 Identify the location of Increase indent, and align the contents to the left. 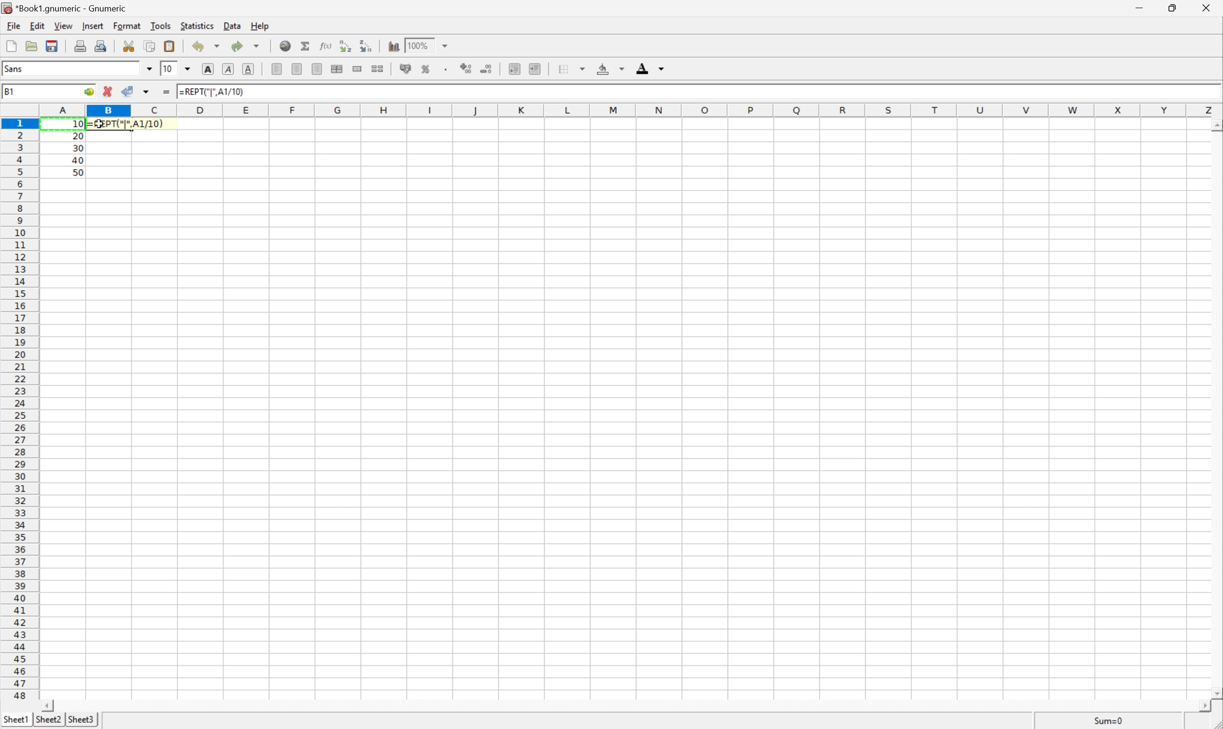
(535, 69).